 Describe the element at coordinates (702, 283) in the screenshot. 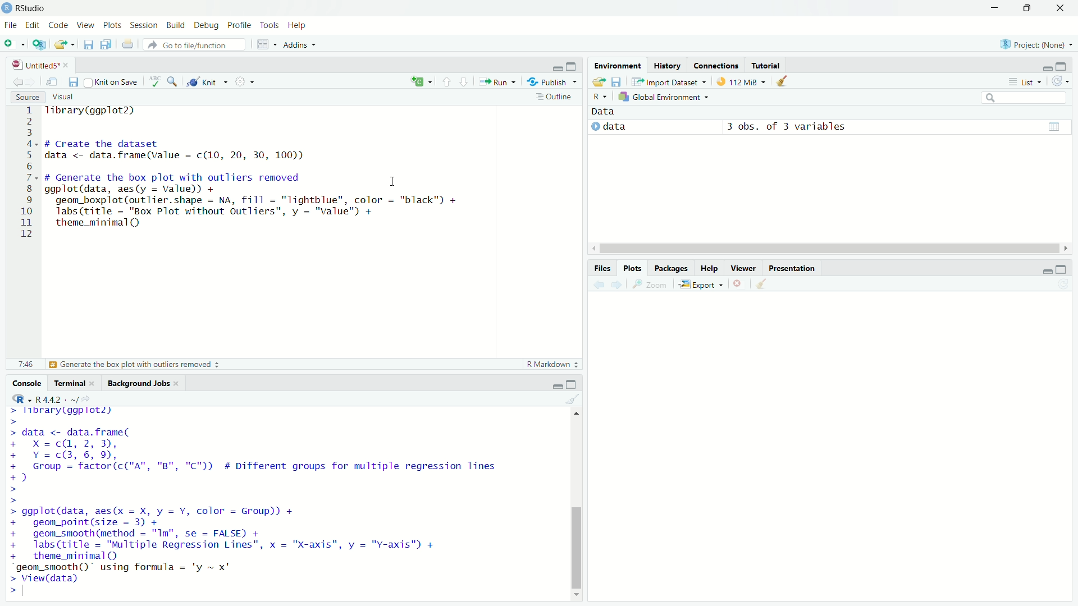

I see `i Export ~` at that location.